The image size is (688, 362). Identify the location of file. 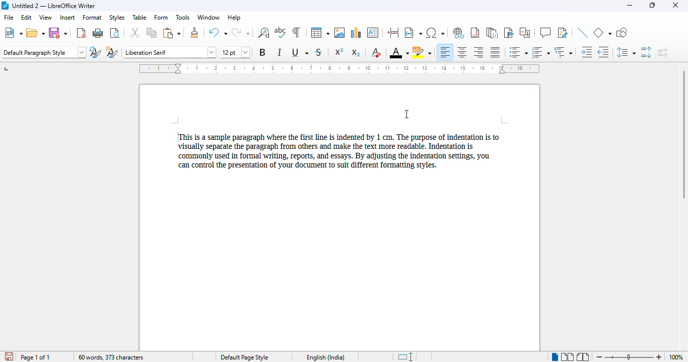
(8, 17).